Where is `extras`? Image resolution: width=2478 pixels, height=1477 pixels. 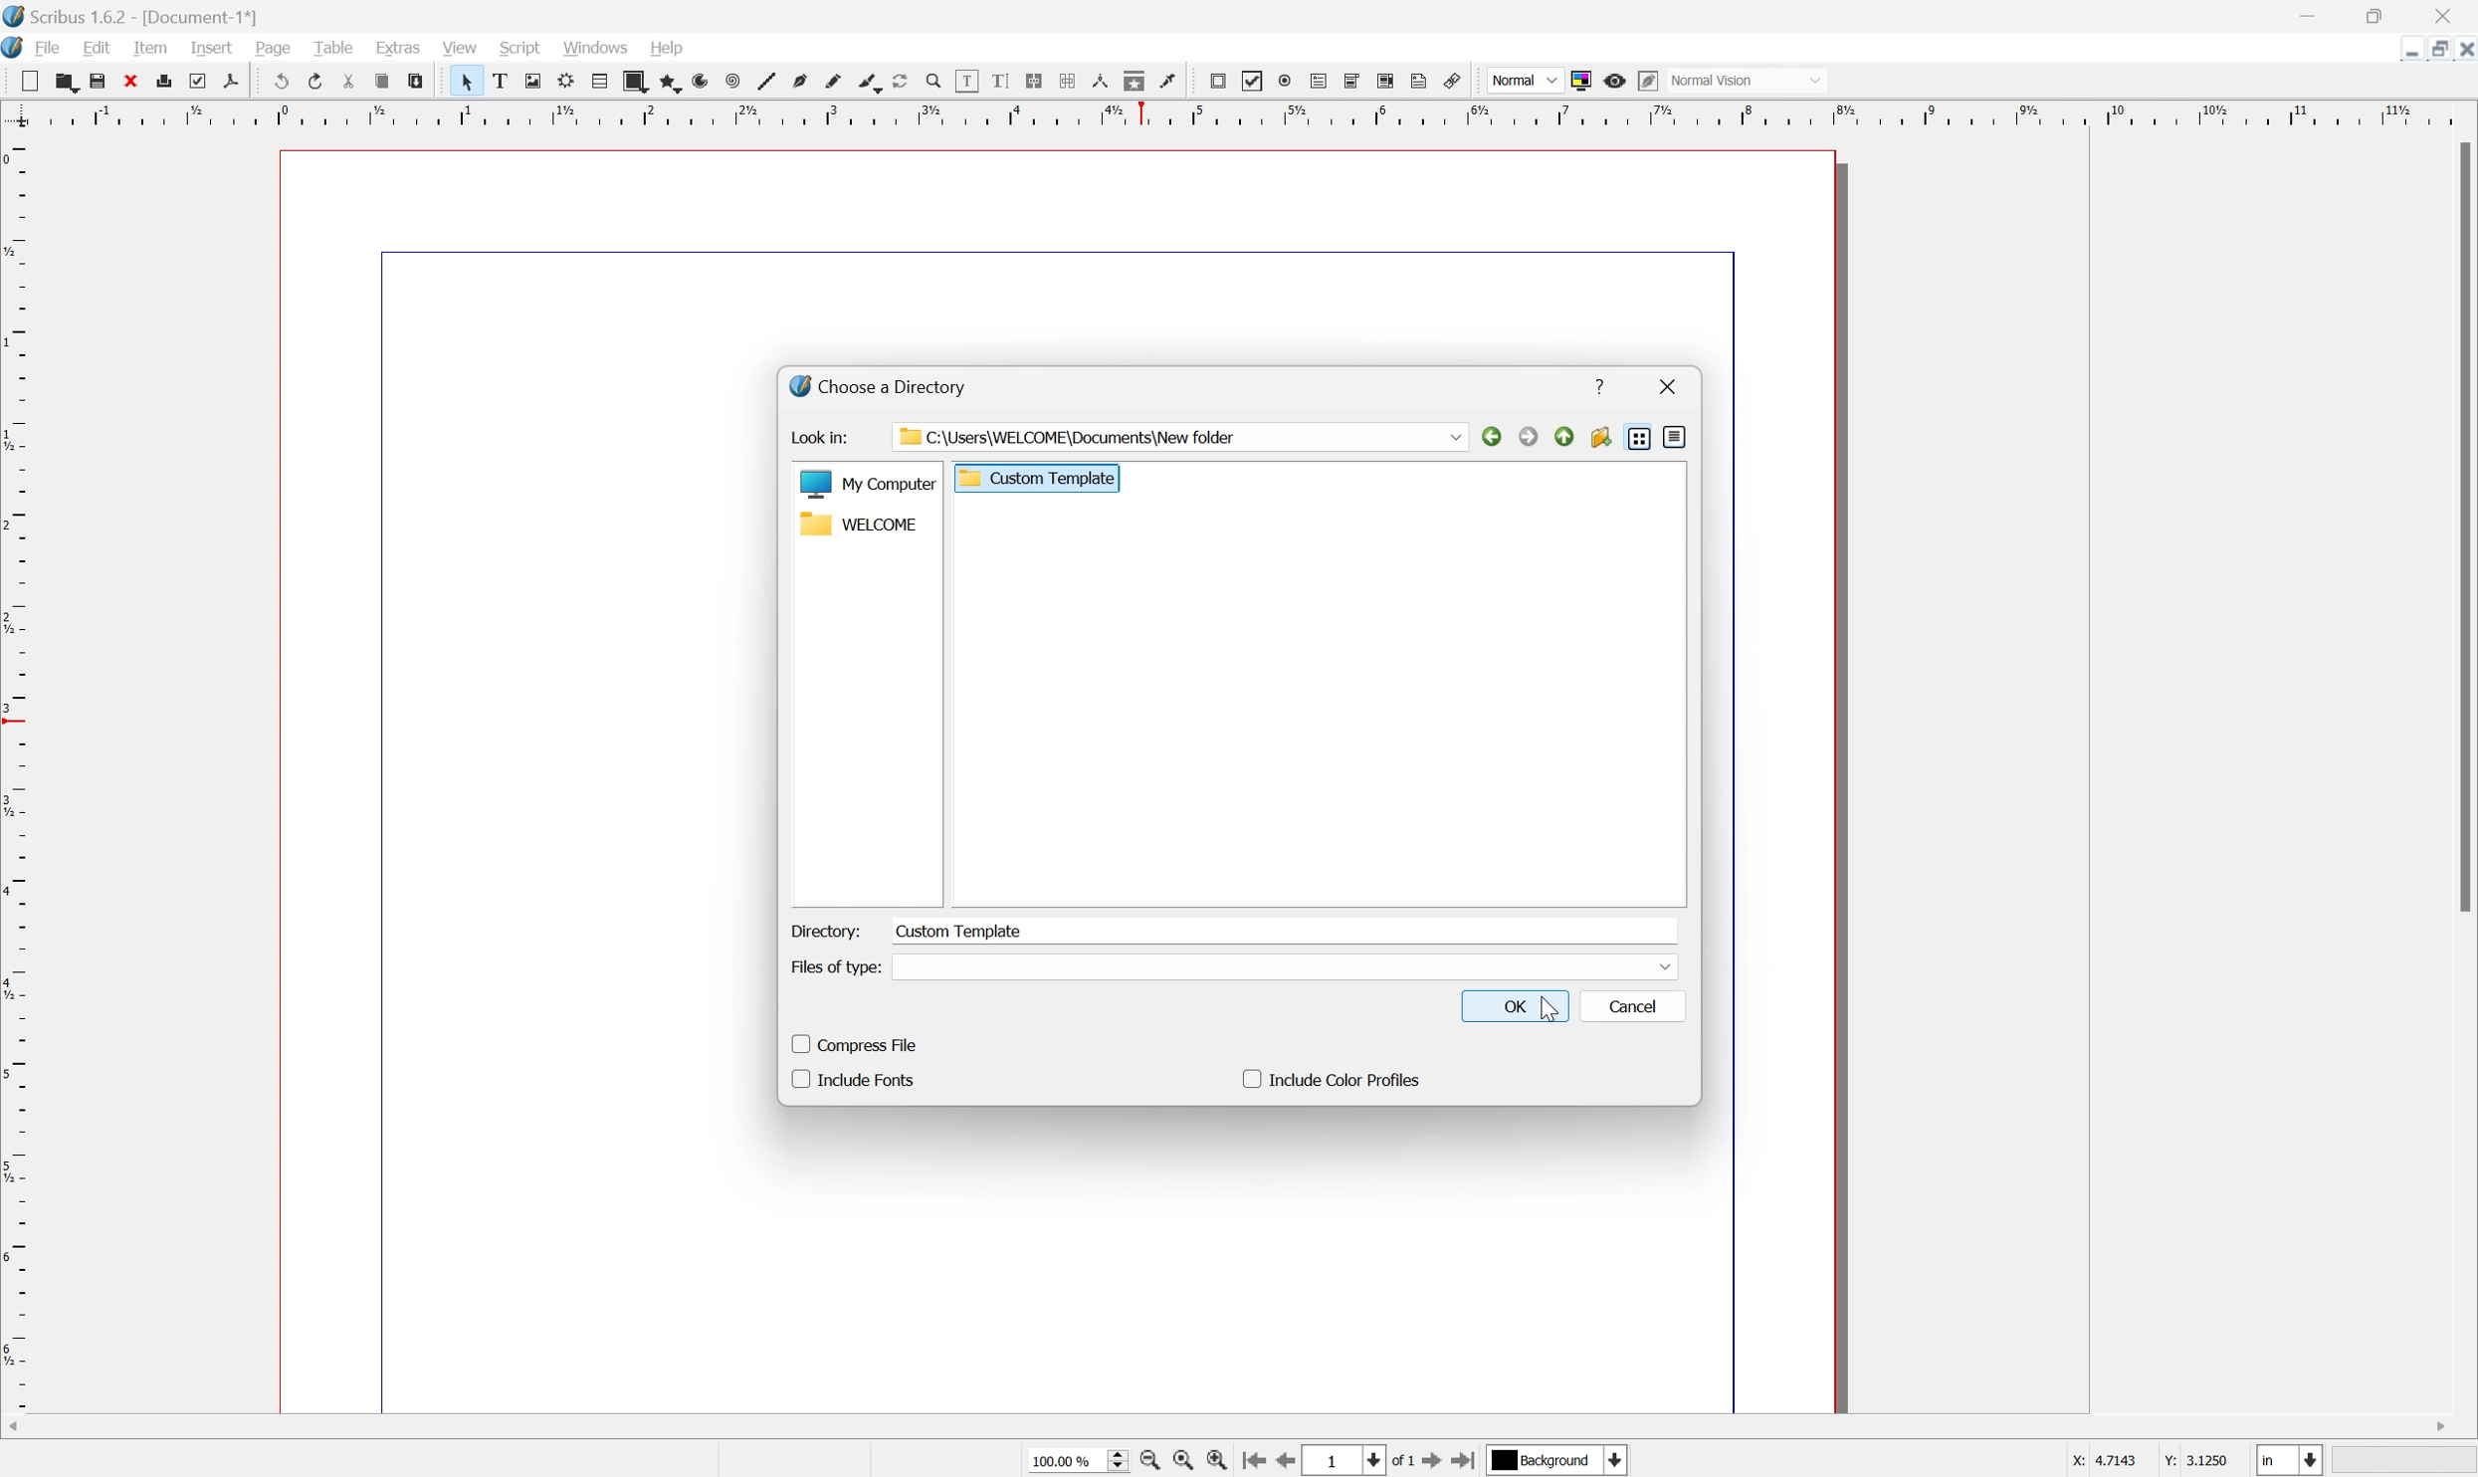 extras is located at coordinates (397, 48).